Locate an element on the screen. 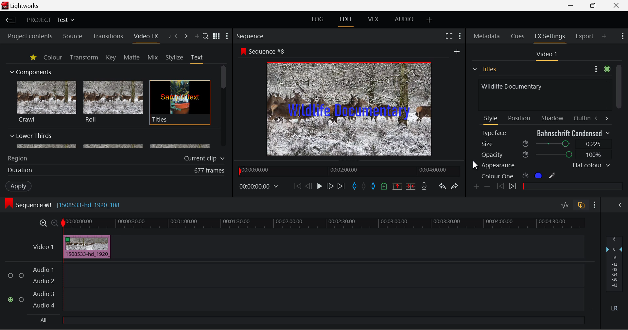 This screenshot has height=330, width=628. Previous keyframes is located at coordinates (500, 187).